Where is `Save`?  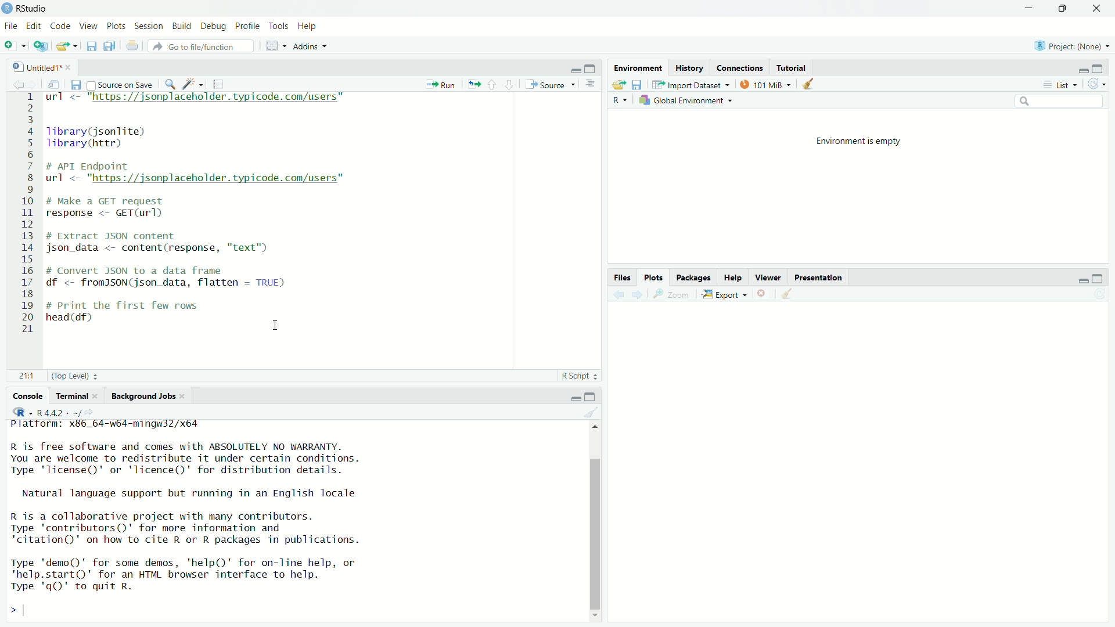
Save is located at coordinates (636, 85).